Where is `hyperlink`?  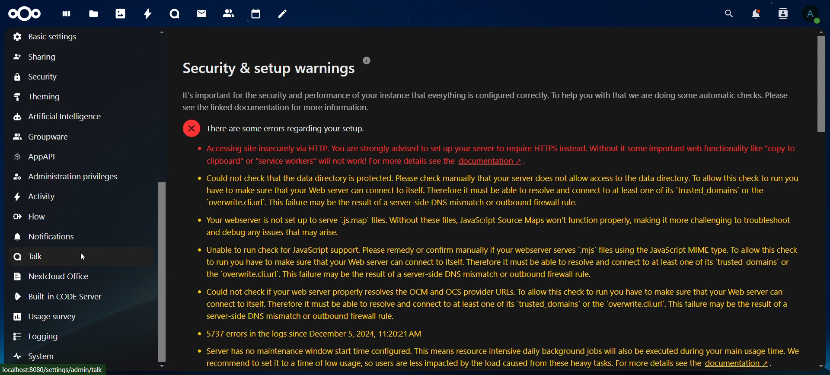 hyperlink is located at coordinates (747, 363).